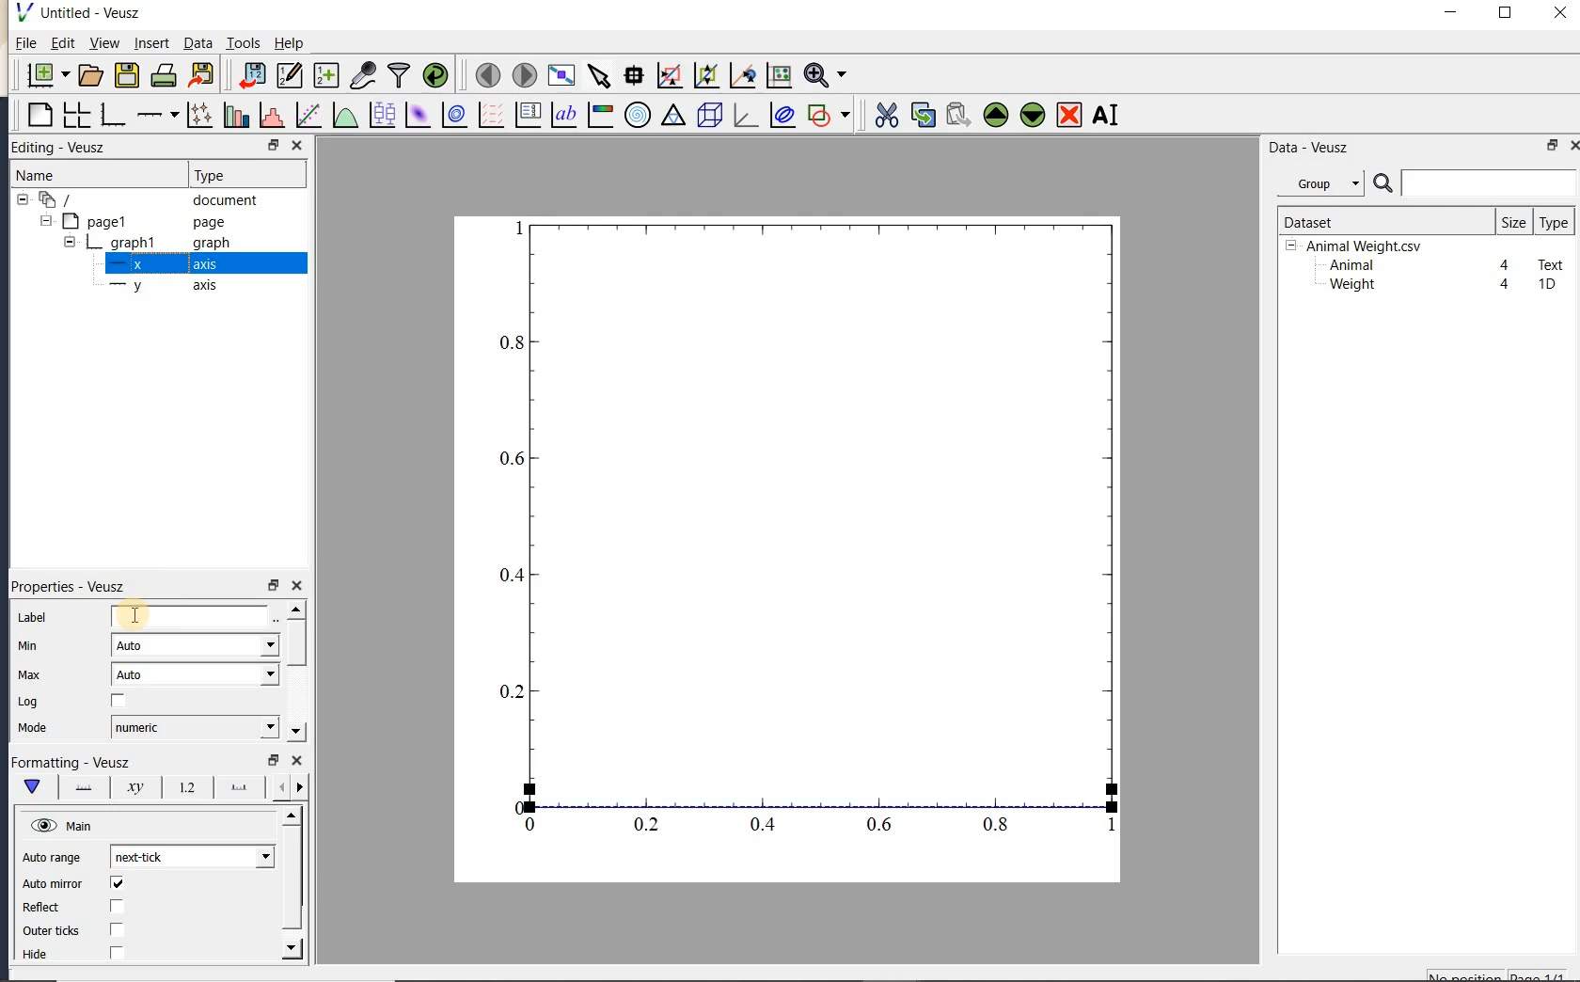 The width and height of the screenshot is (1580, 982). What do you see at coordinates (563, 117) in the screenshot?
I see `text label` at bounding box center [563, 117].